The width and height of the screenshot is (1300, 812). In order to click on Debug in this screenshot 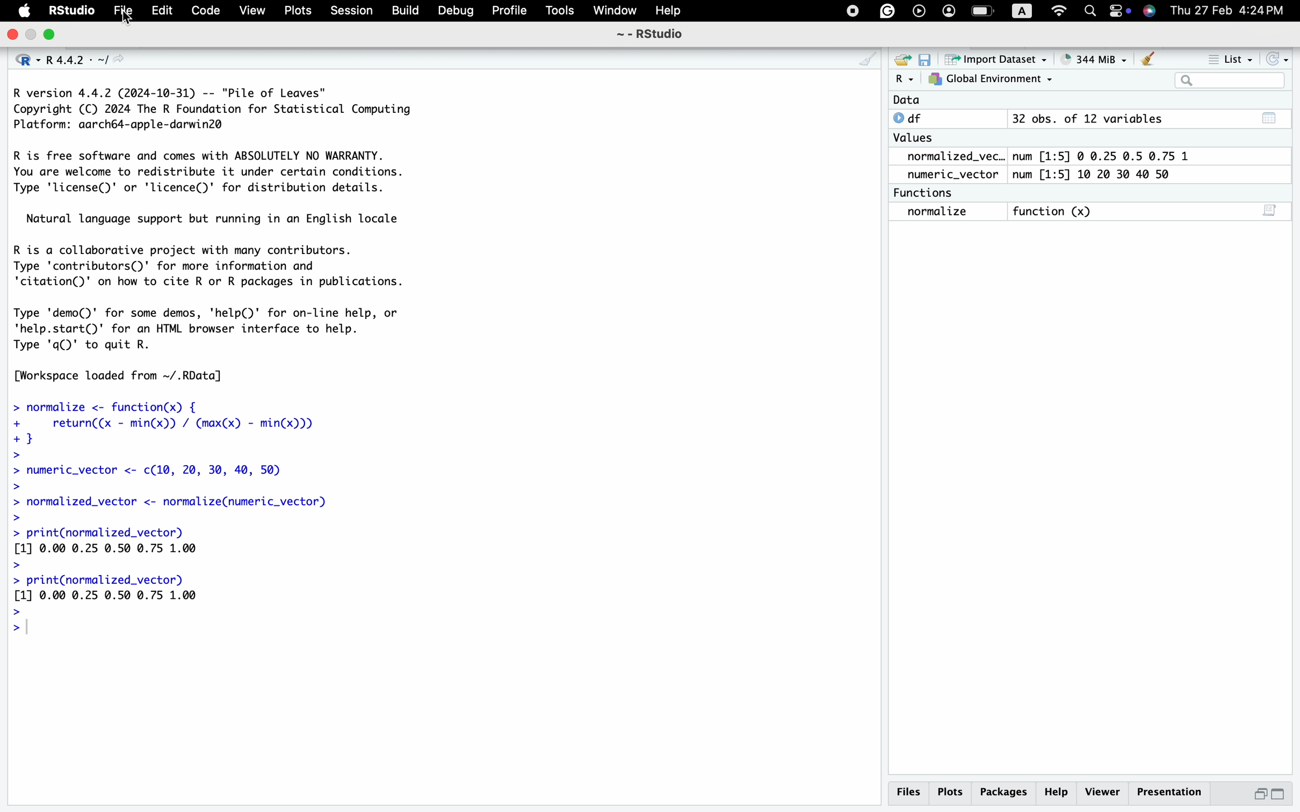, I will do `click(457, 12)`.